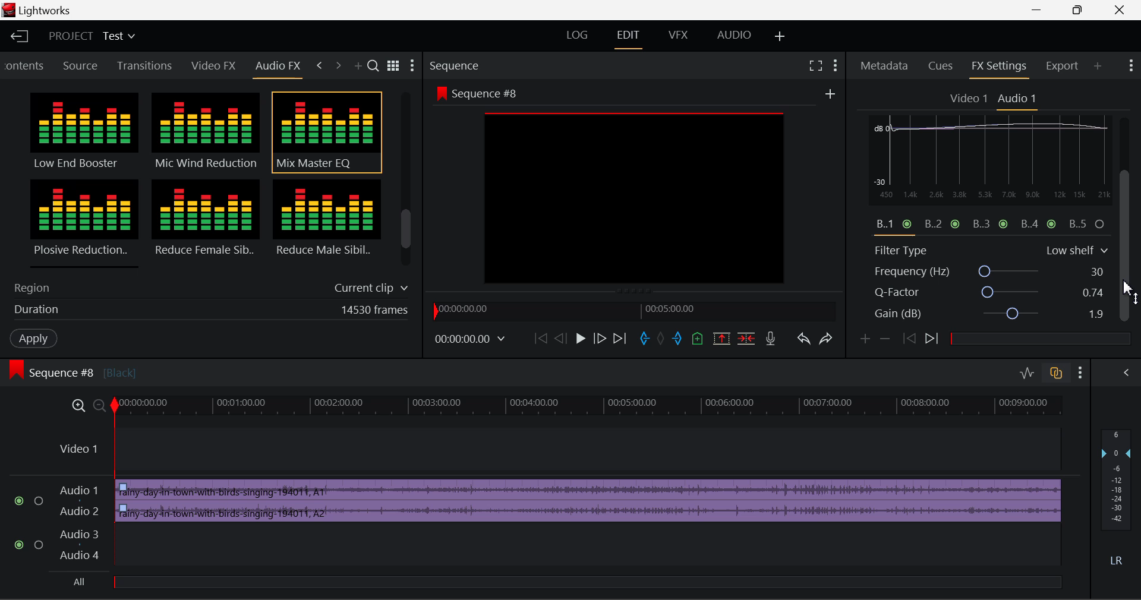 This screenshot has width=1141, height=600. Describe the element at coordinates (991, 249) in the screenshot. I see `Filter Type` at that location.